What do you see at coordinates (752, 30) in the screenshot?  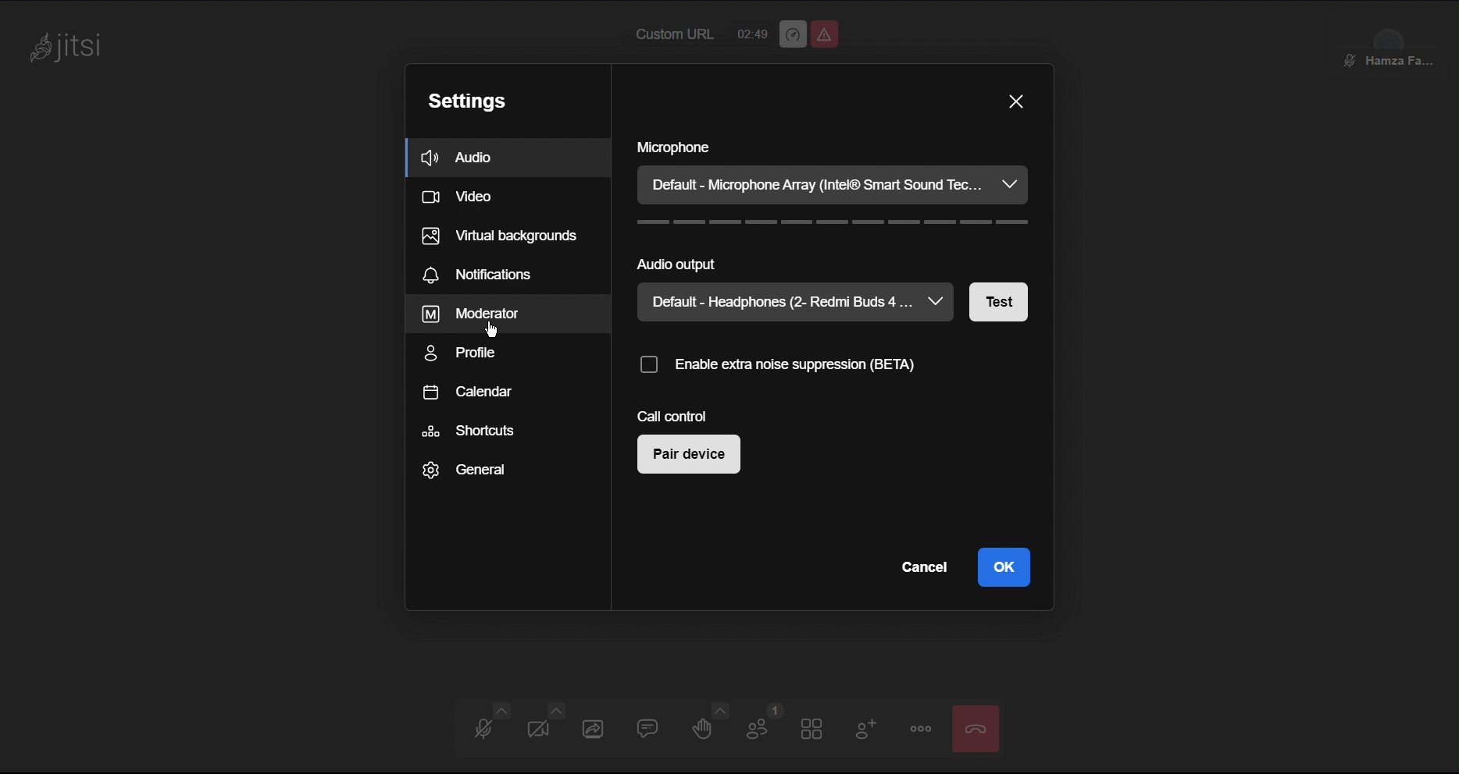 I see `02:48` at bounding box center [752, 30].